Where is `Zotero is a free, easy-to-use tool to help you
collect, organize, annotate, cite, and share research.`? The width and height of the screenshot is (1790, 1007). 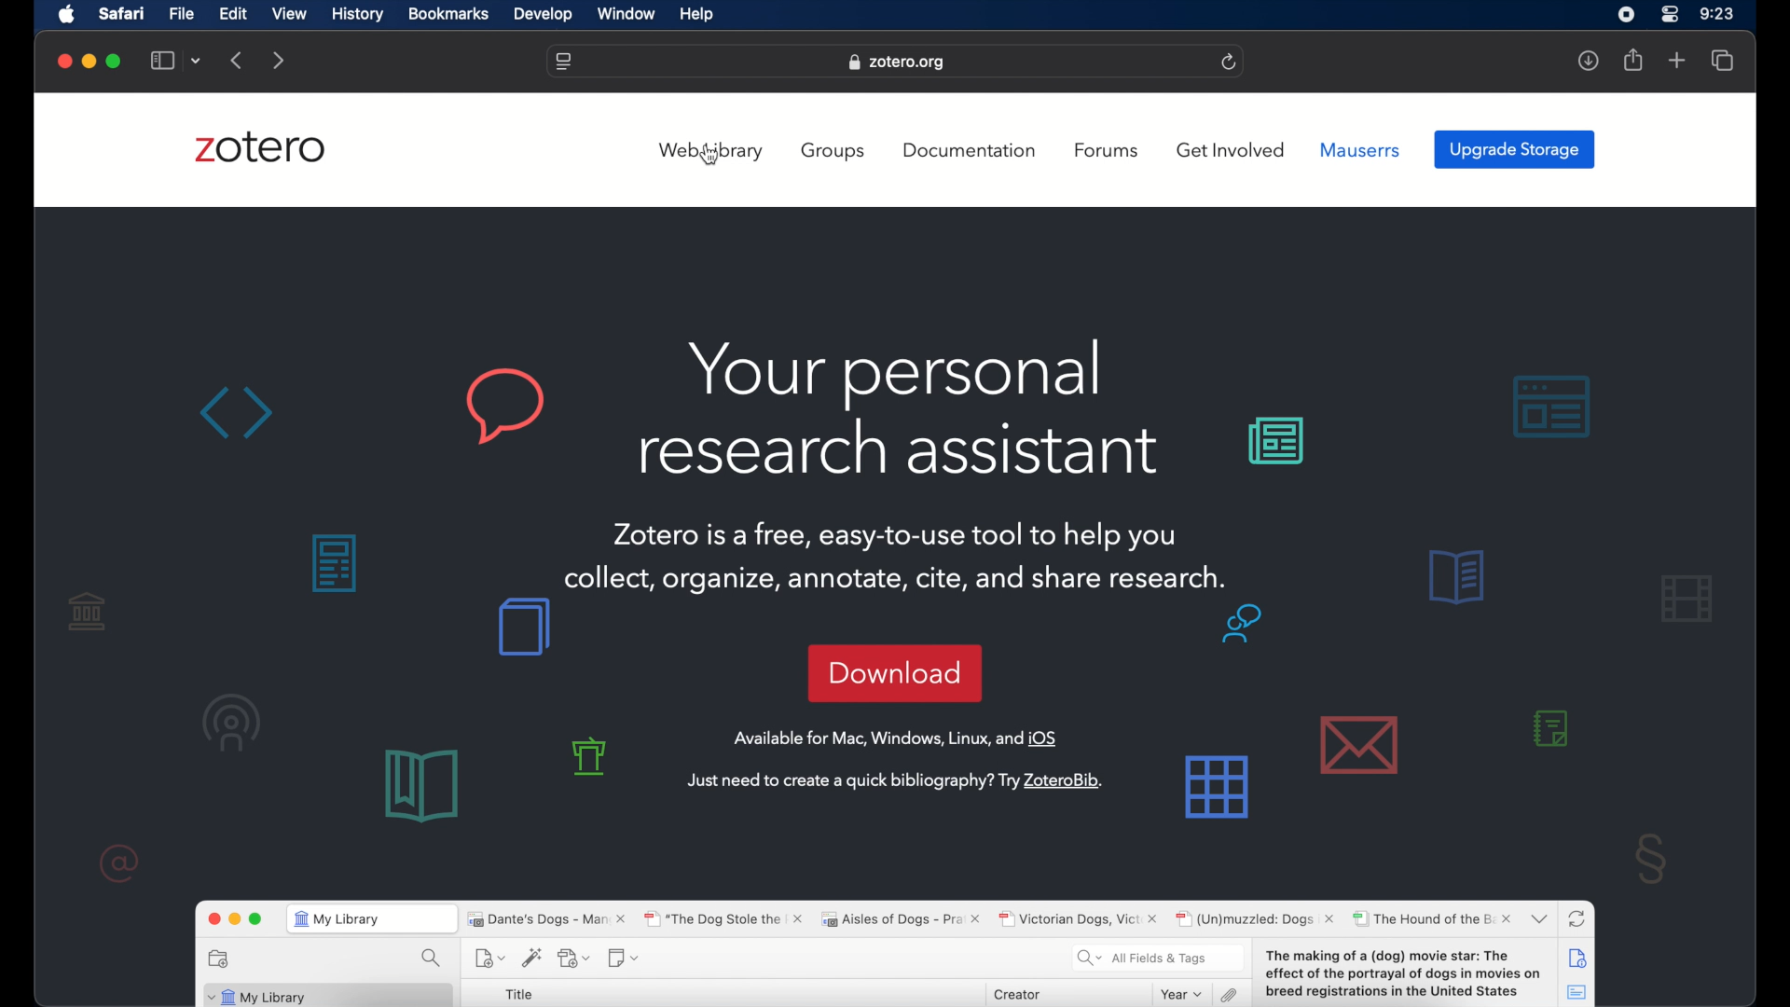 Zotero is a free, easy-to-use tool to help you
collect, organize, annotate, cite, and share research. is located at coordinates (903, 559).